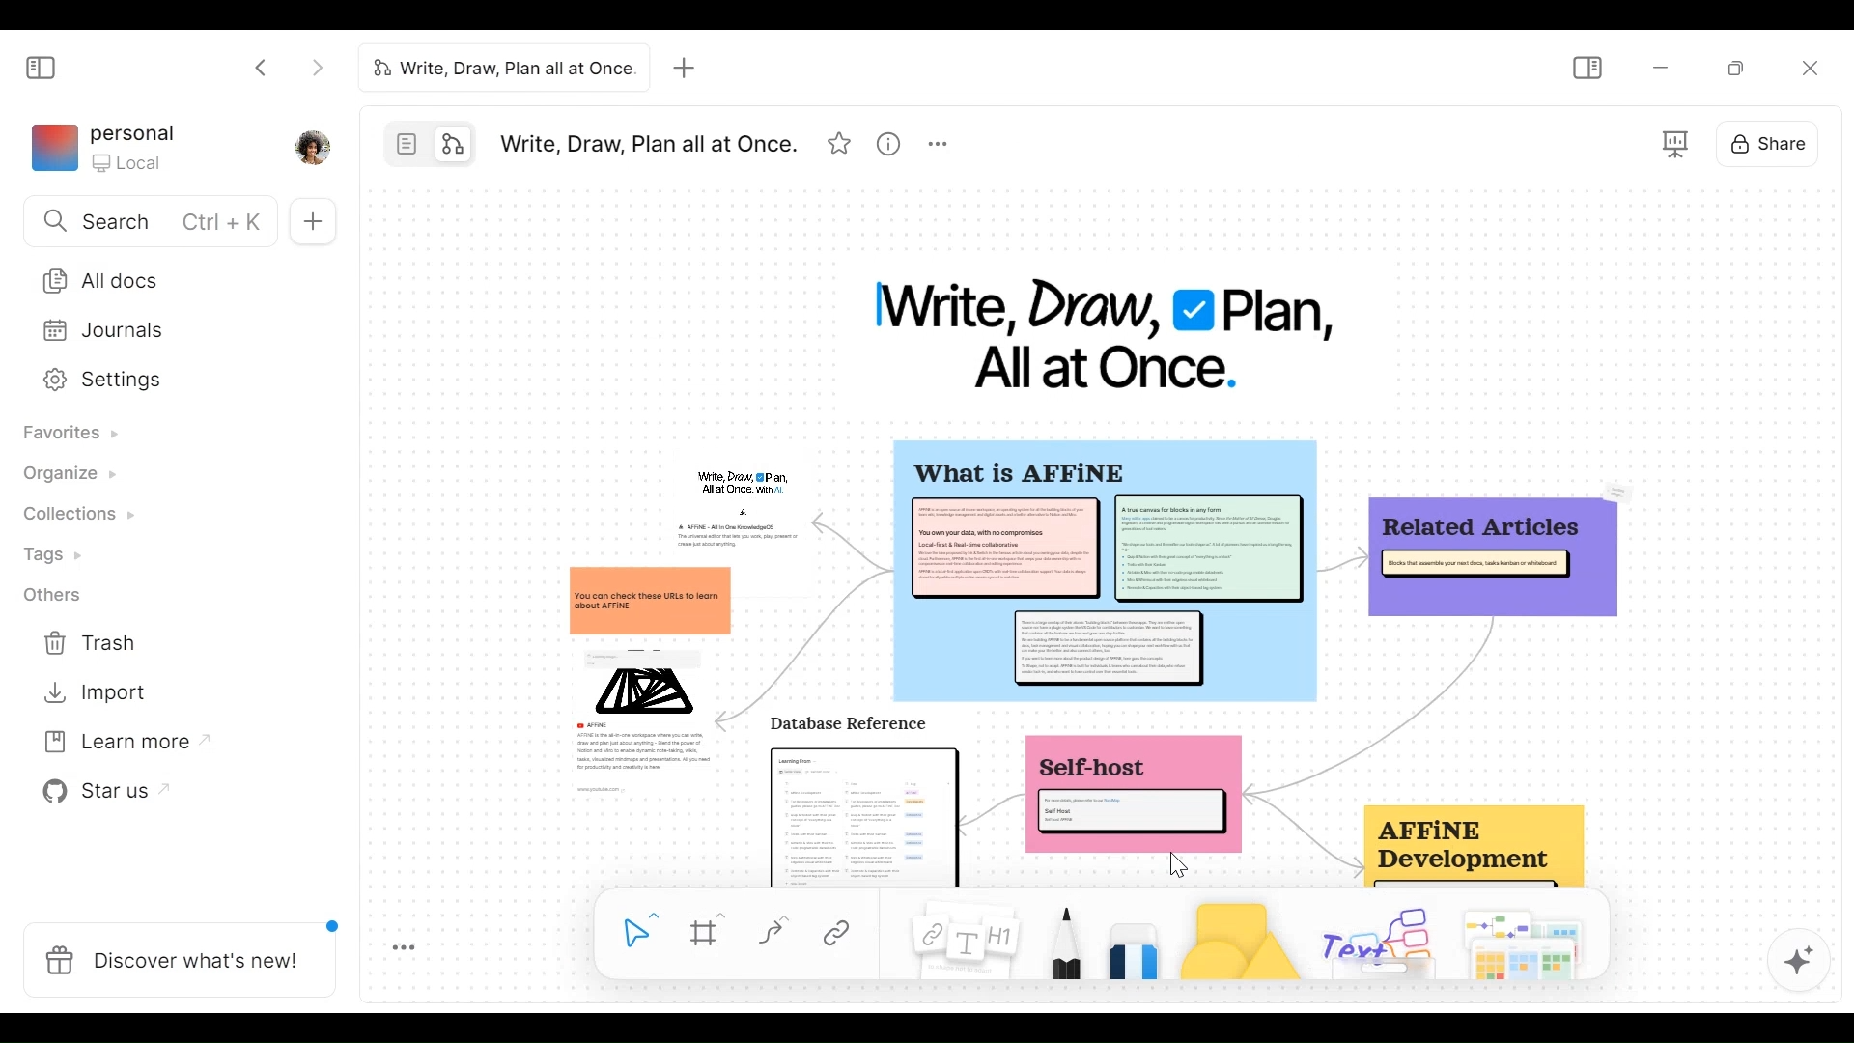  Describe the element at coordinates (1672, 140) in the screenshot. I see `Full preview mode` at that location.